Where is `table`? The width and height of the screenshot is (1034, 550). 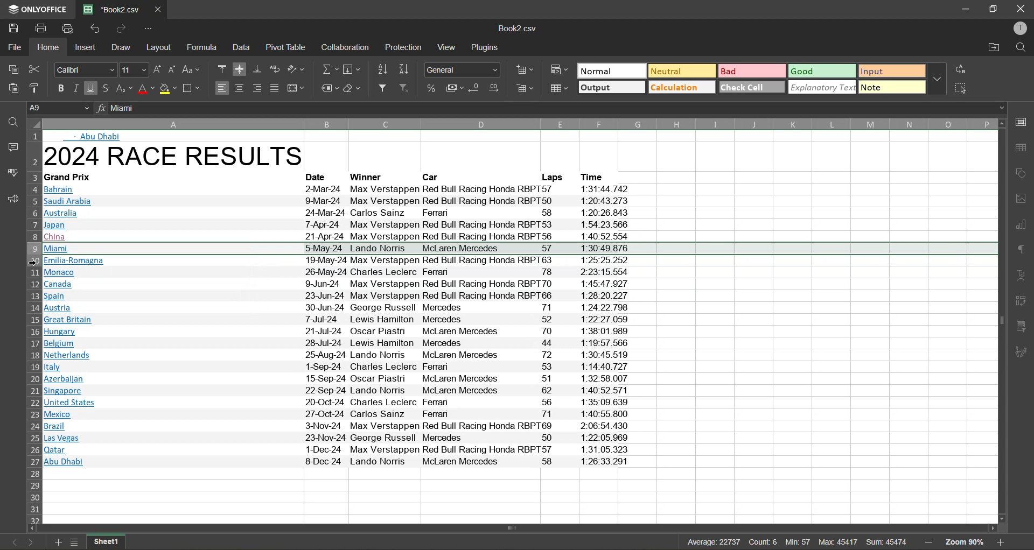 table is located at coordinates (1024, 149).